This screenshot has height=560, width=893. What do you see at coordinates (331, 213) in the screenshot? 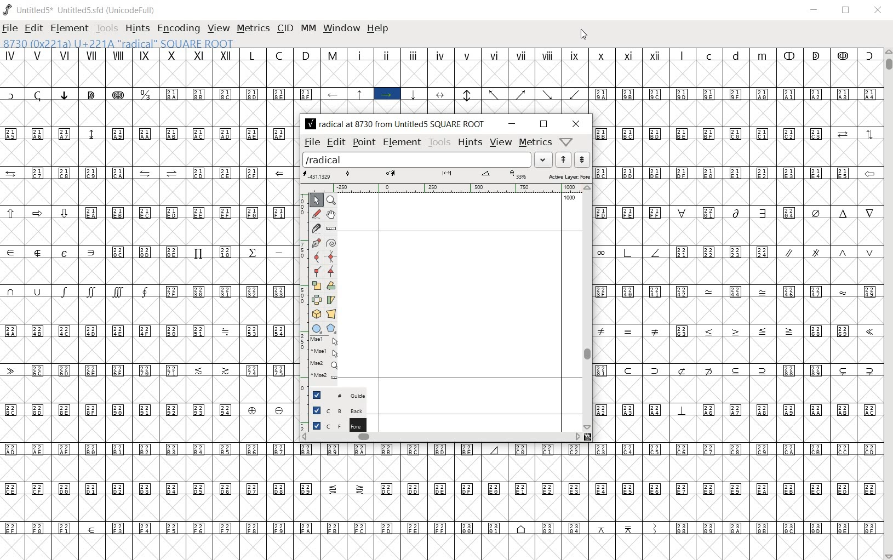
I see `scroll by hand` at bounding box center [331, 213].